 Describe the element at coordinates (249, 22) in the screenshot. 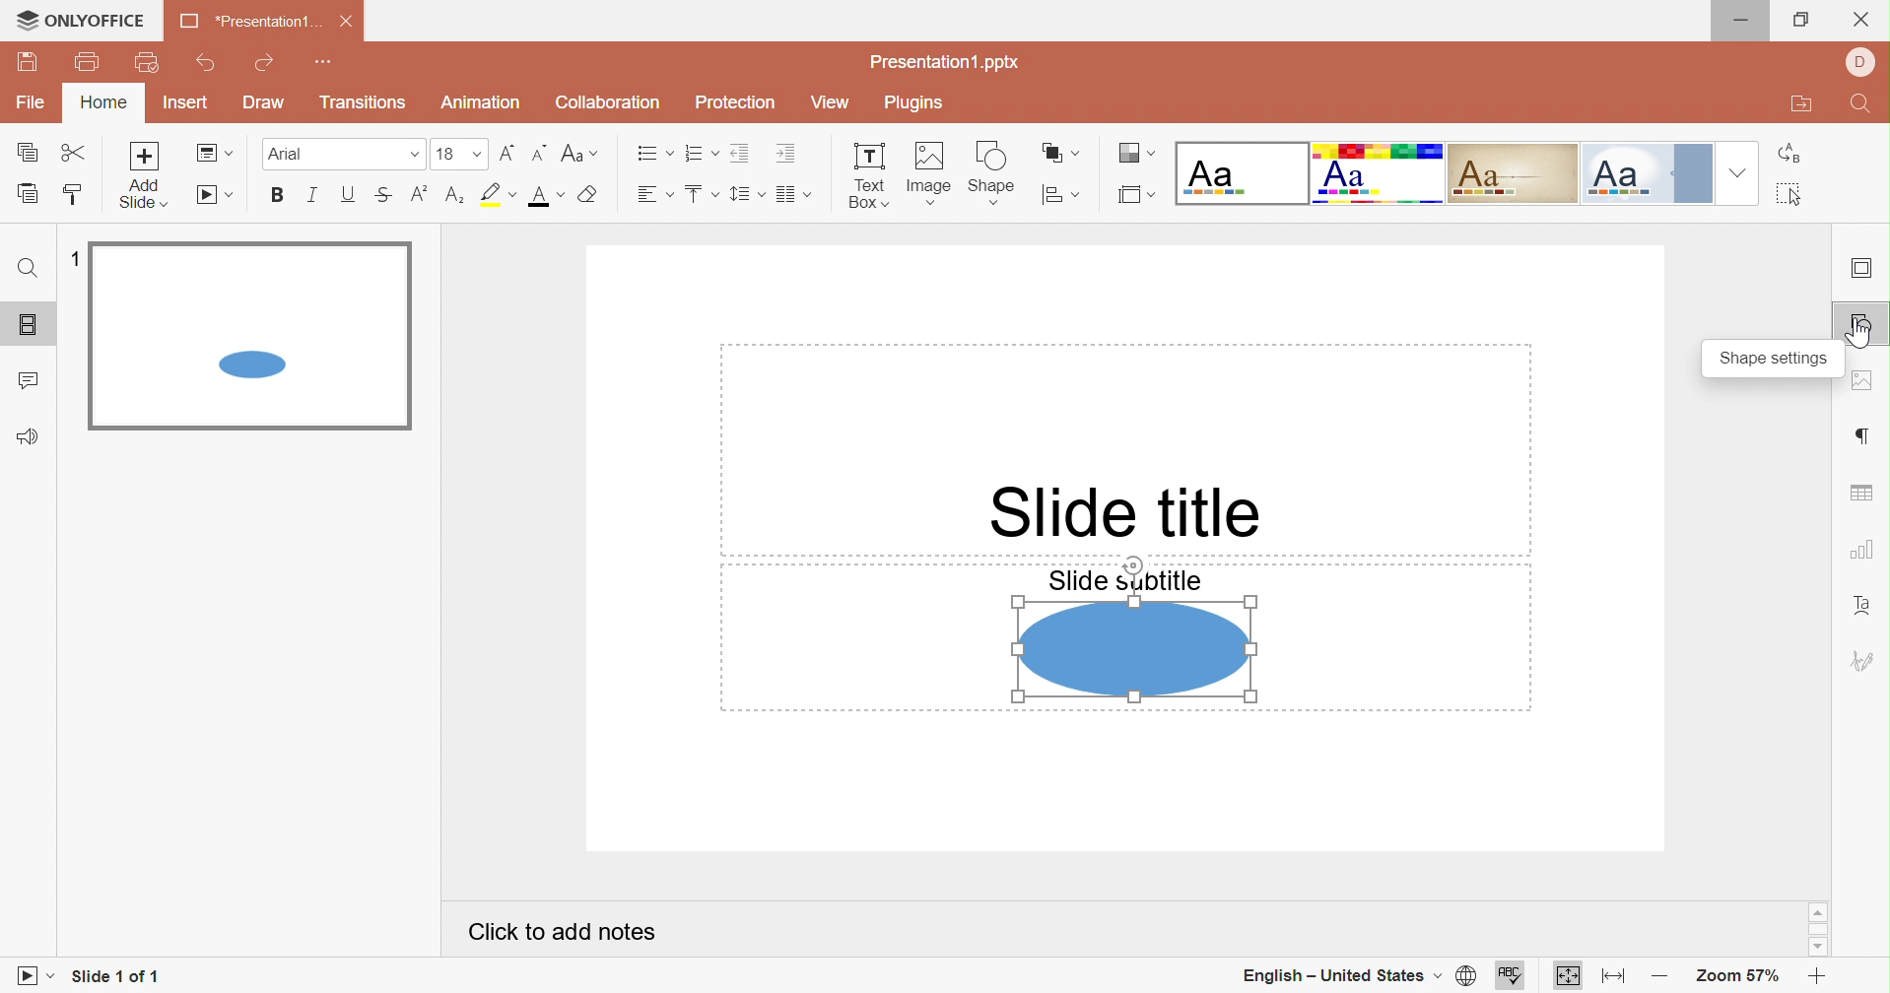

I see `*Presentation1 ...` at that location.